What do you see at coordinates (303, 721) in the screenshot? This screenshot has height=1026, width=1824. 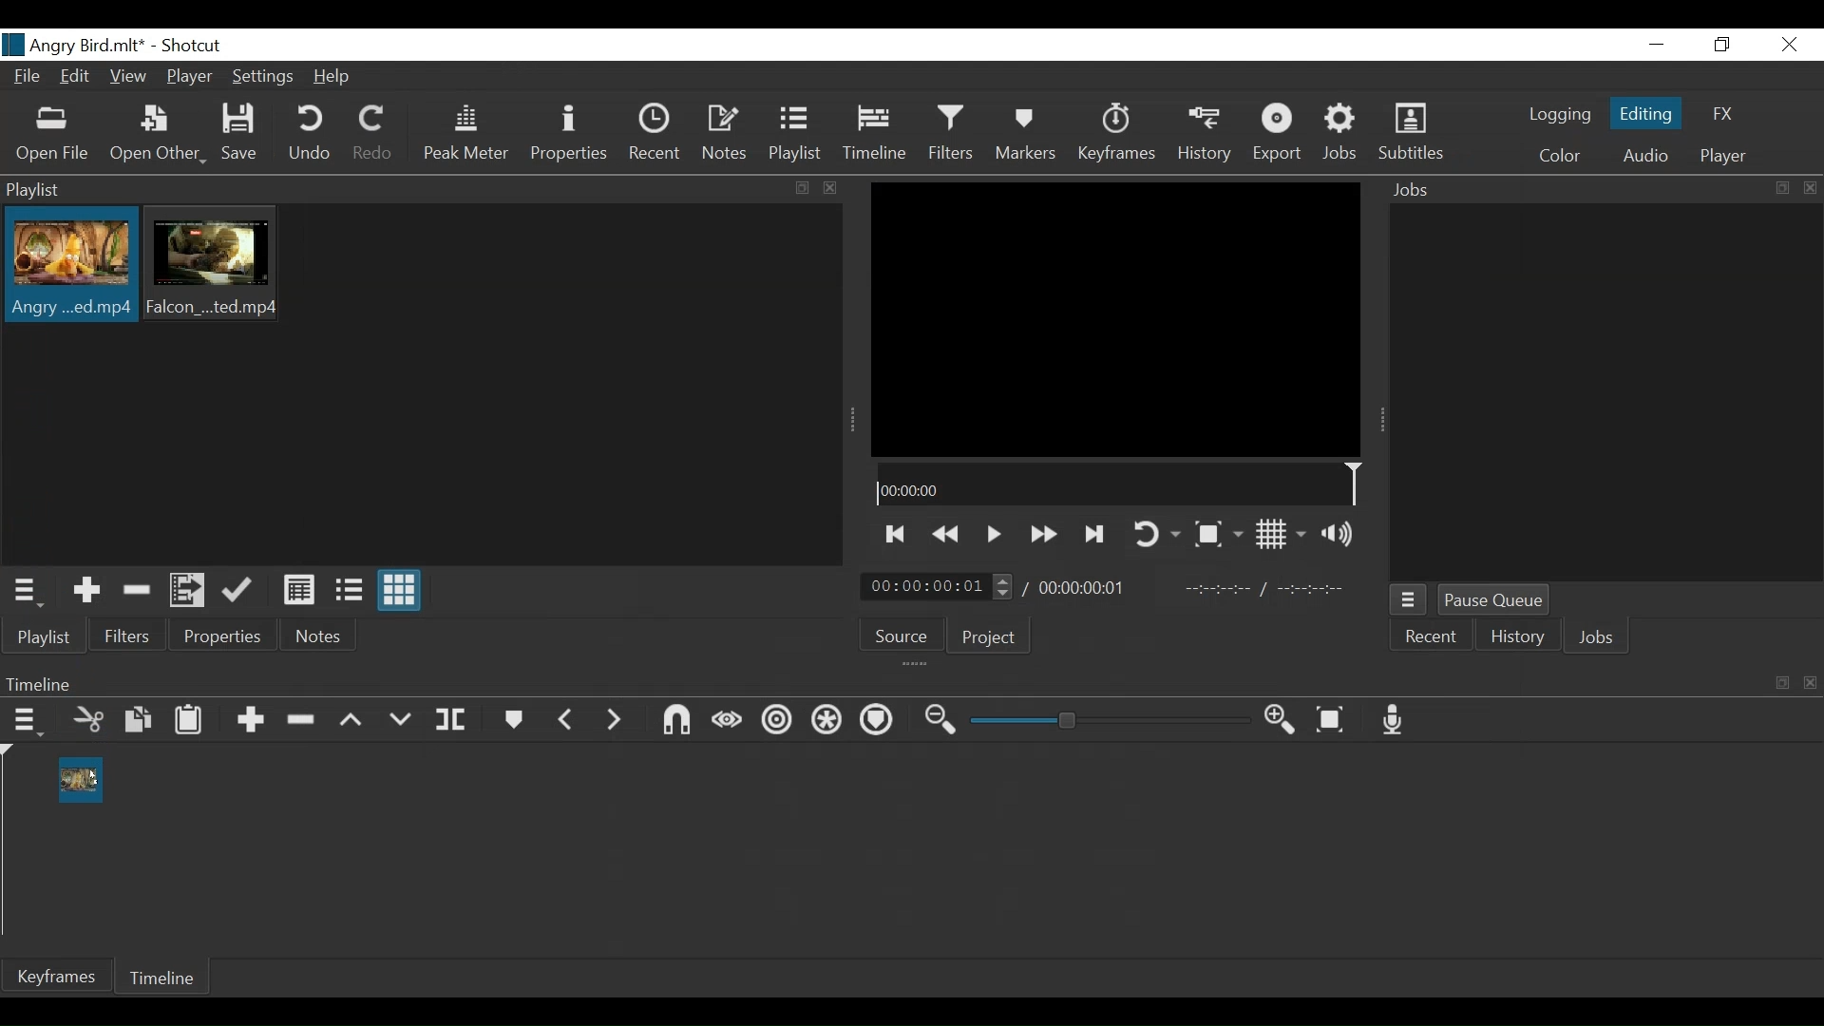 I see `Ripple delete` at bounding box center [303, 721].